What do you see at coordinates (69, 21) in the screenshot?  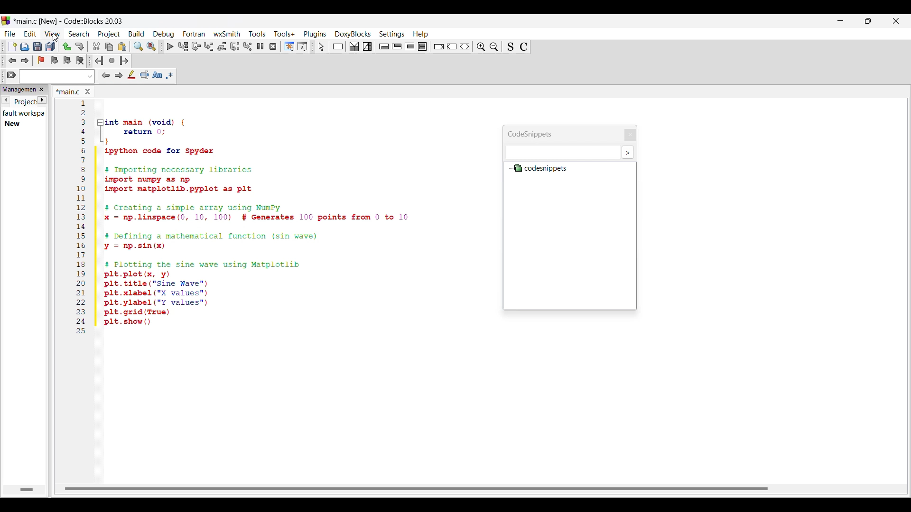 I see `Project name, software name and version` at bounding box center [69, 21].